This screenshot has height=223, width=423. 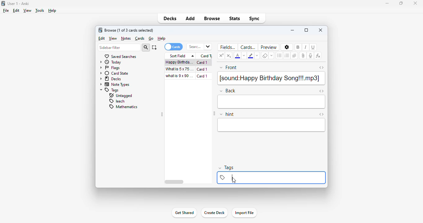 What do you see at coordinates (292, 30) in the screenshot?
I see `minimize` at bounding box center [292, 30].